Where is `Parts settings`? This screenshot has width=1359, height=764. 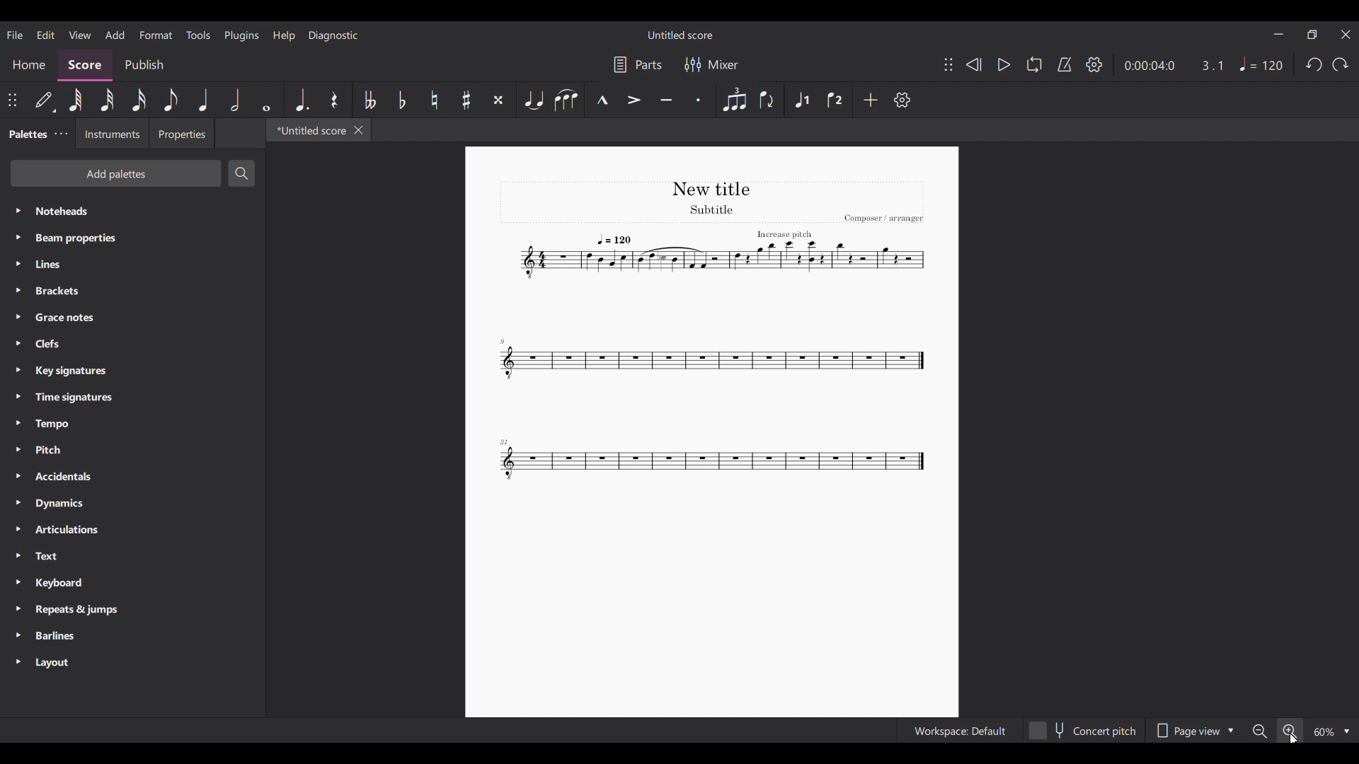 Parts settings is located at coordinates (638, 65).